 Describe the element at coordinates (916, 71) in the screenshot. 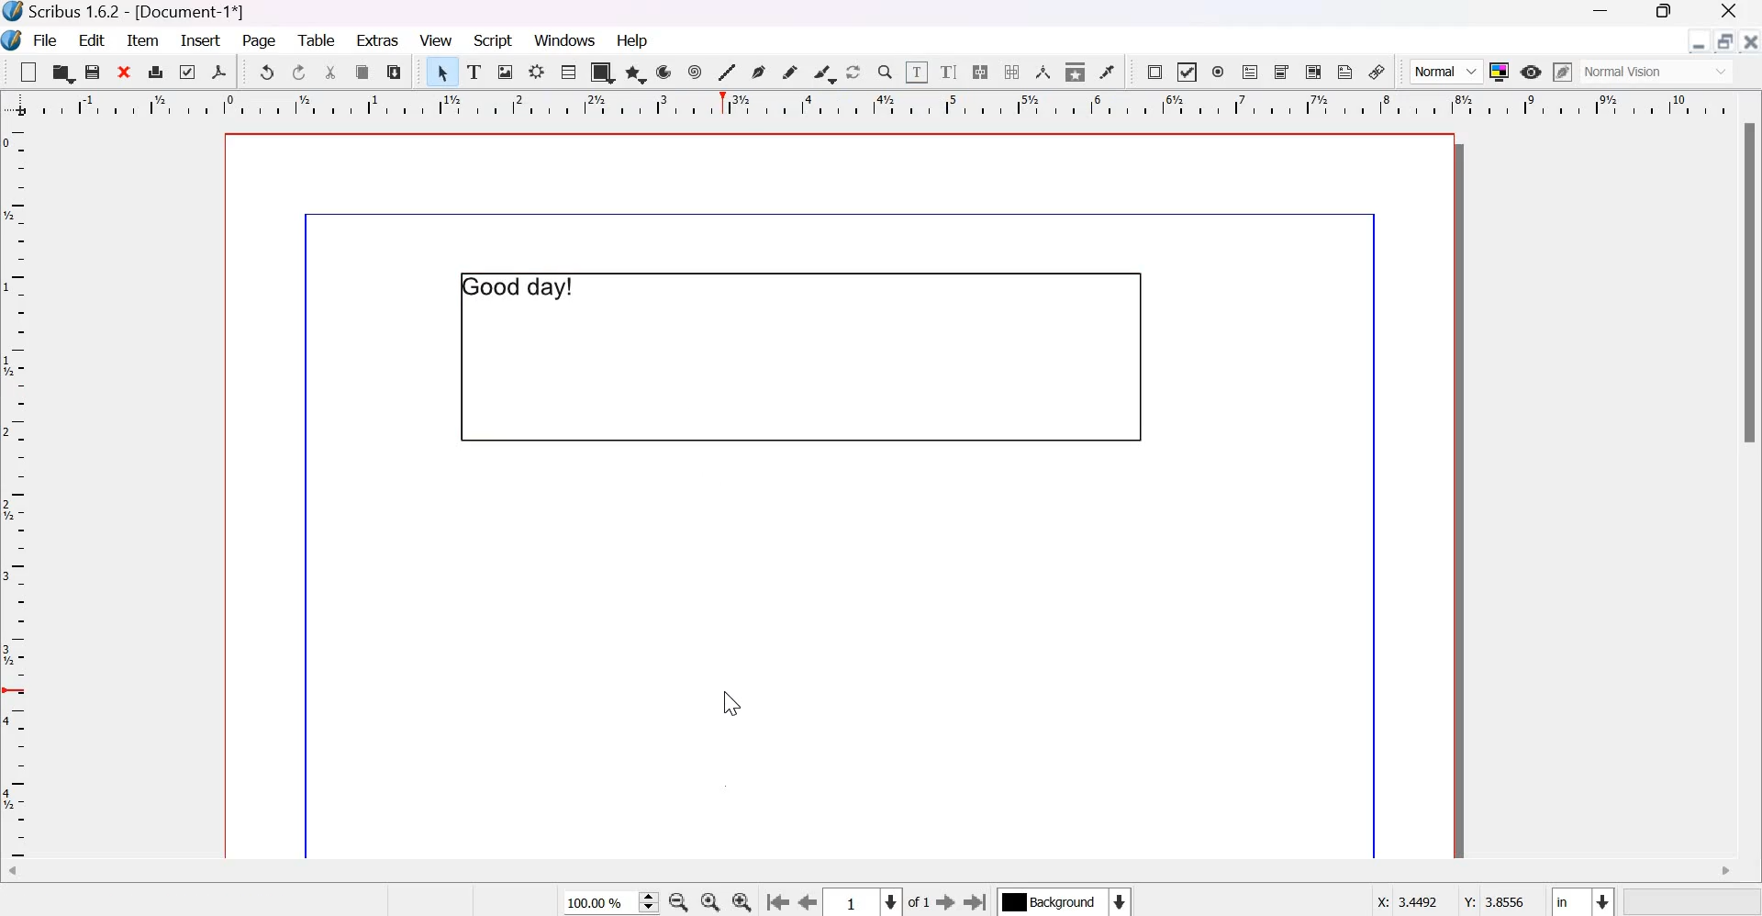

I see `edit contents of frame` at that location.